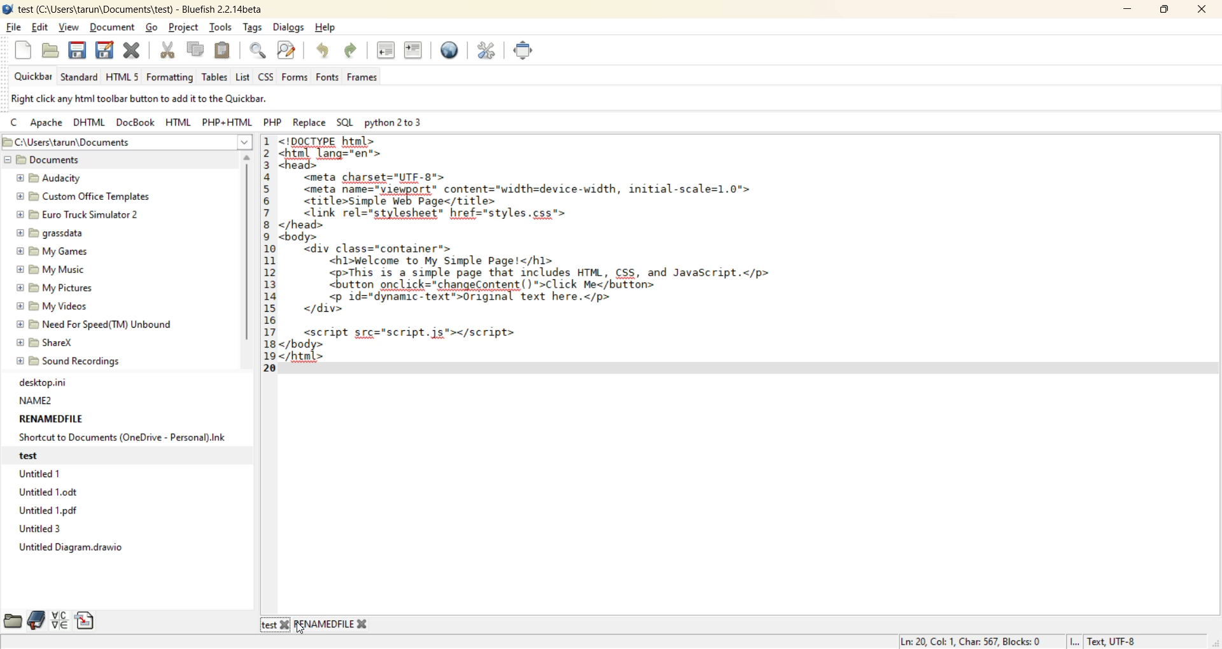 Image resolution: width=1222 pixels, height=649 pixels. Describe the element at coordinates (310, 122) in the screenshot. I see `replace` at that location.